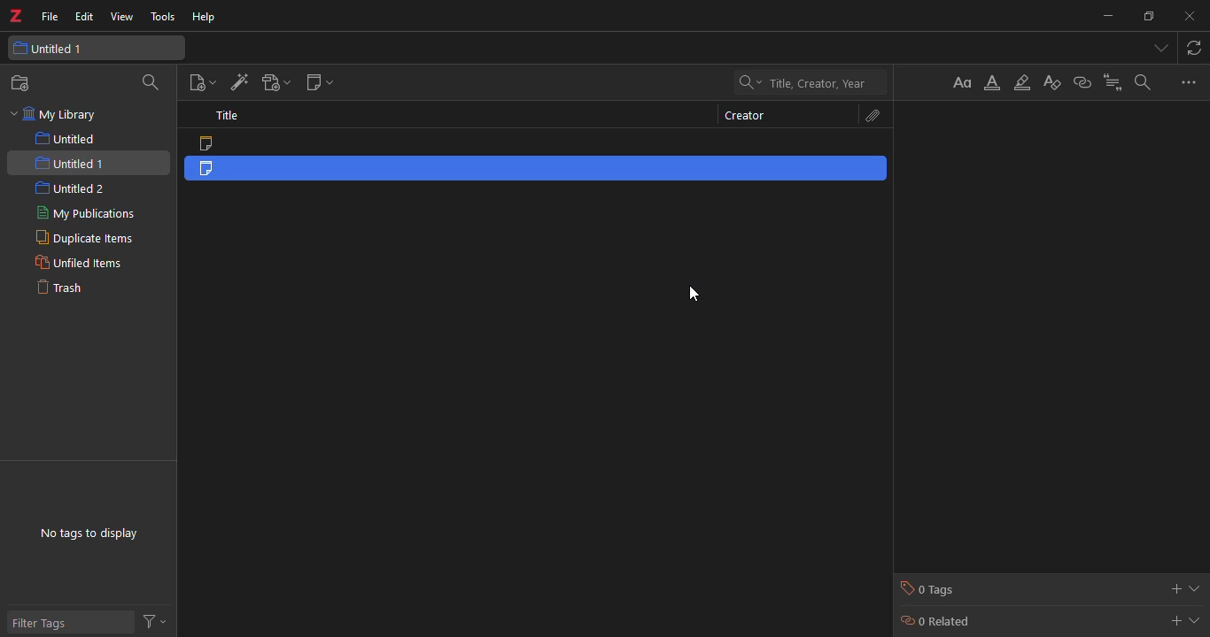 This screenshot has height=637, width=1210. I want to click on font color, so click(989, 82).